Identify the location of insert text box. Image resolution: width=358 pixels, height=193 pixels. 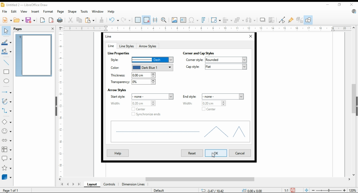
(183, 20).